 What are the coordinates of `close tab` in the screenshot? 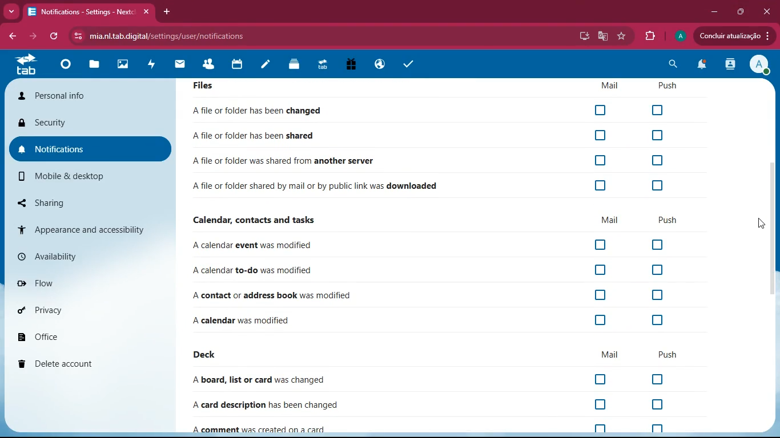 It's located at (147, 11).